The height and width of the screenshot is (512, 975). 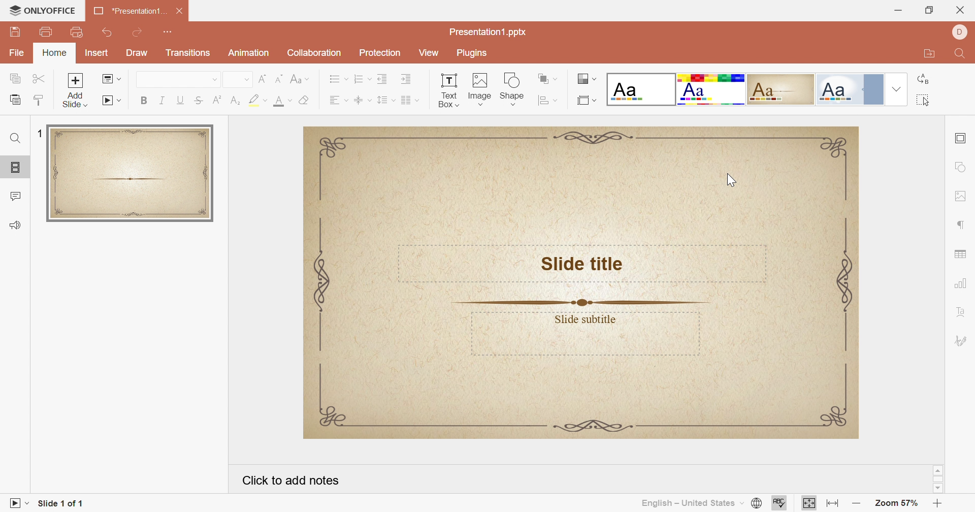 What do you see at coordinates (16, 225) in the screenshot?
I see `Feedback & Support` at bounding box center [16, 225].